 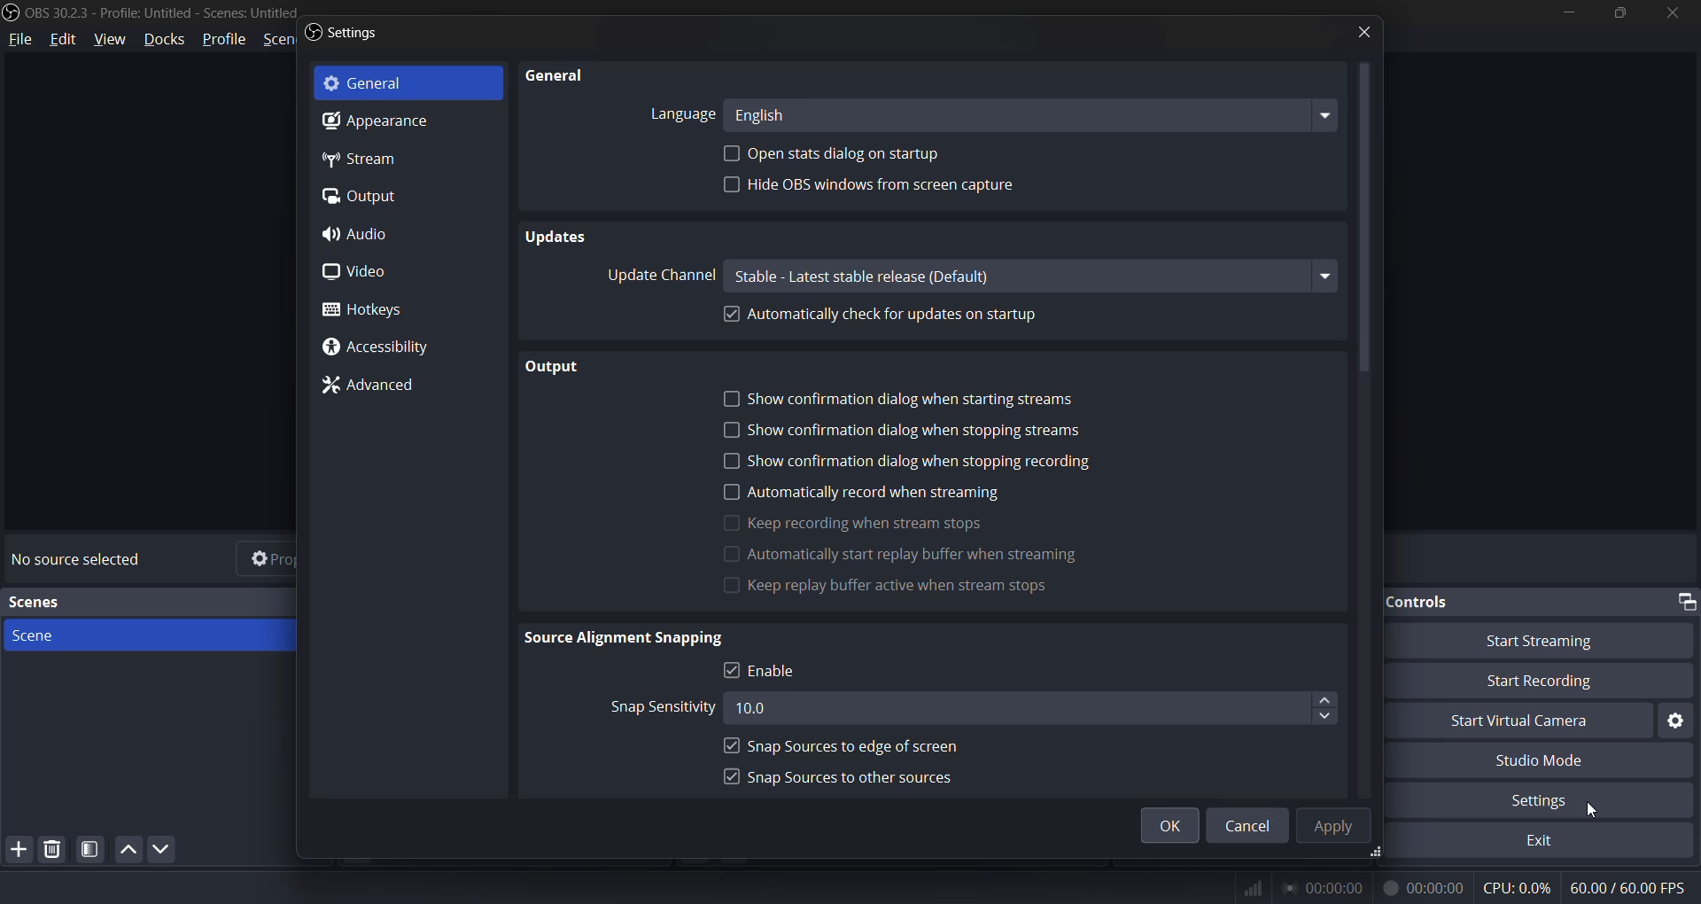 What do you see at coordinates (732, 669) in the screenshot?
I see `checkbox` at bounding box center [732, 669].